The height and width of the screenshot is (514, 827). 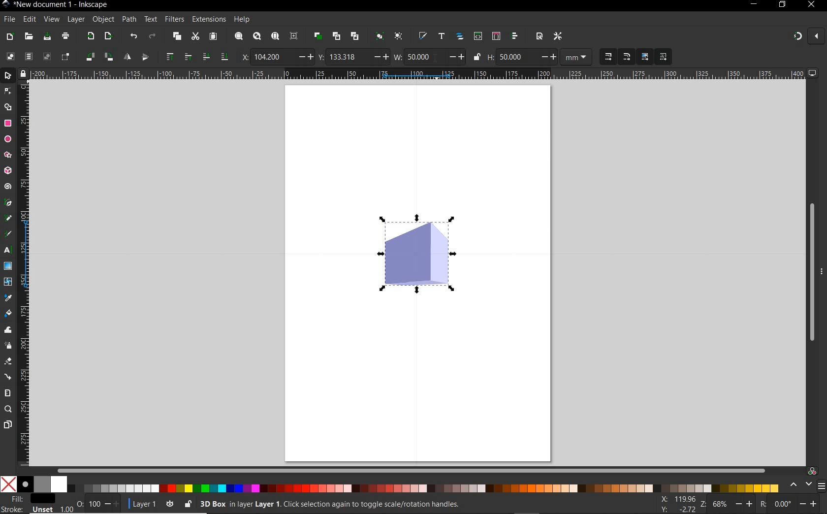 What do you see at coordinates (225, 57) in the screenshot?
I see `lower selection` at bounding box center [225, 57].